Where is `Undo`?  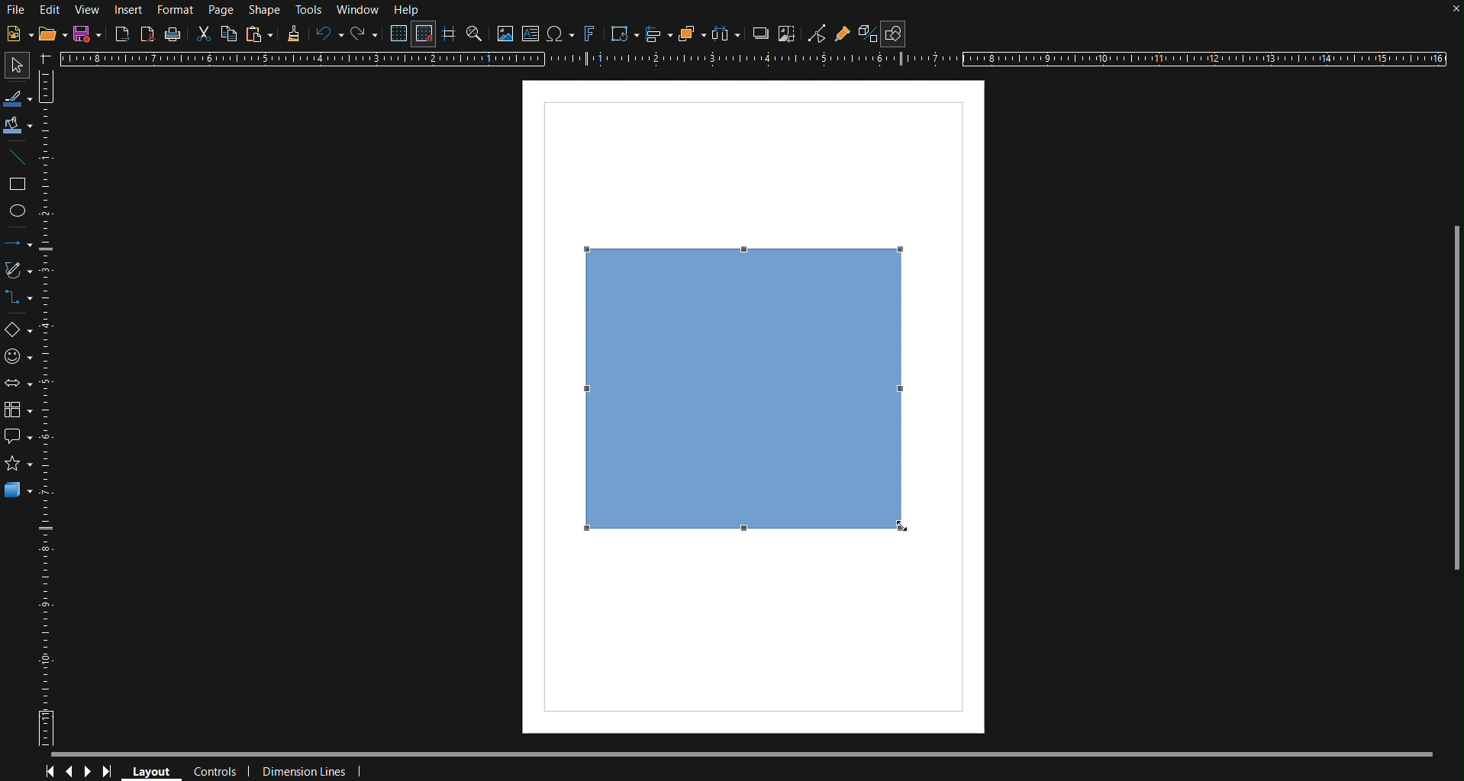
Undo is located at coordinates (326, 34).